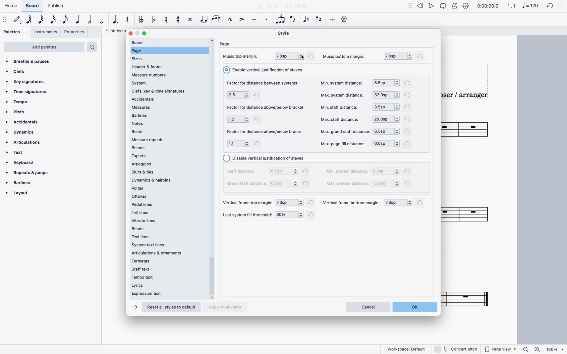  What do you see at coordinates (417, 307) in the screenshot?
I see `ok` at bounding box center [417, 307].